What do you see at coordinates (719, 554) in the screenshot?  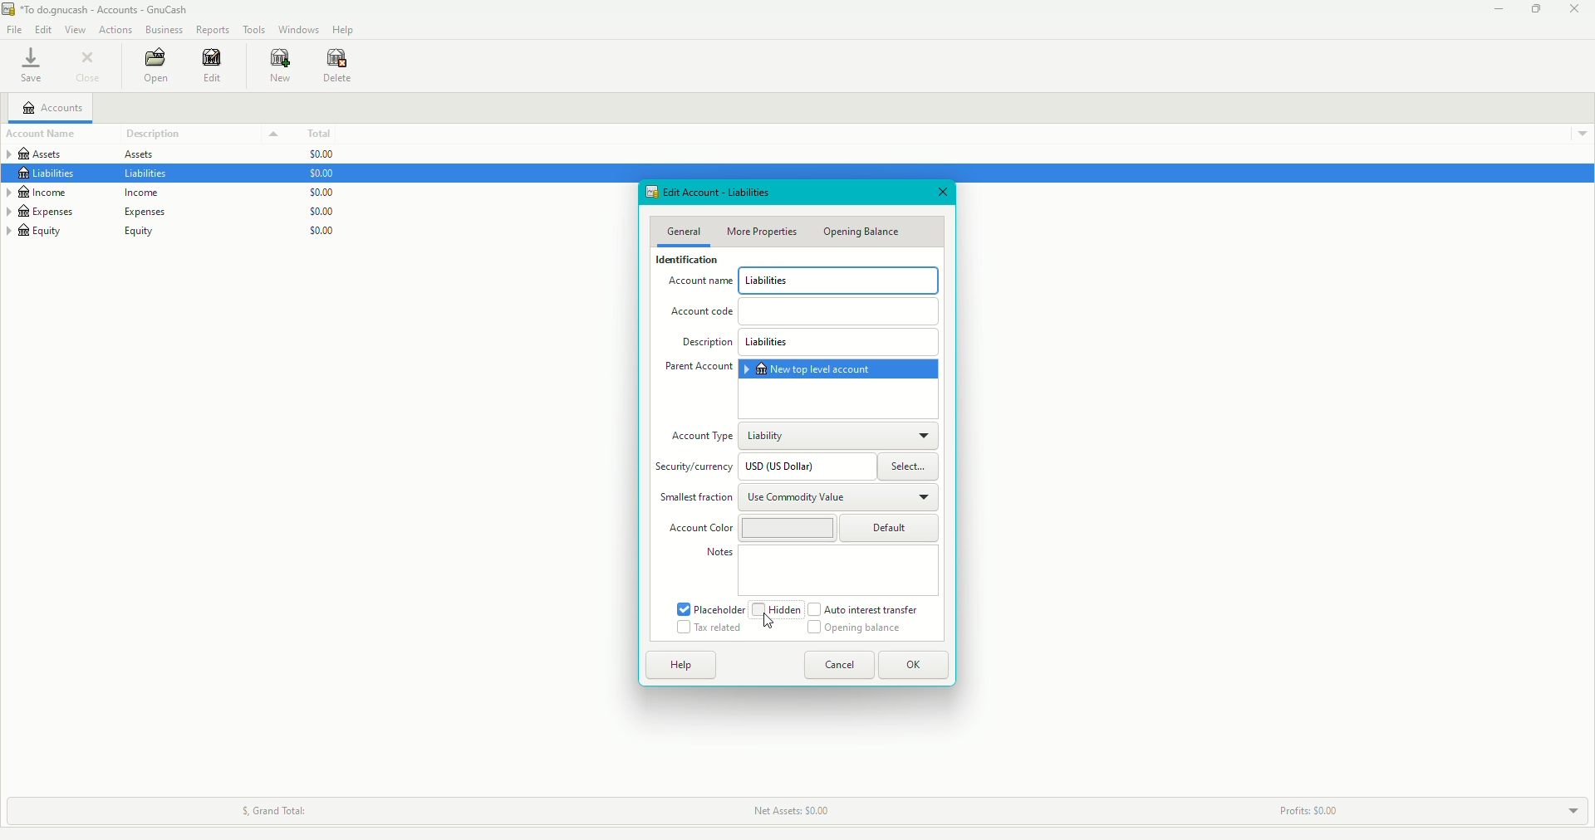 I see `Notes` at bounding box center [719, 554].